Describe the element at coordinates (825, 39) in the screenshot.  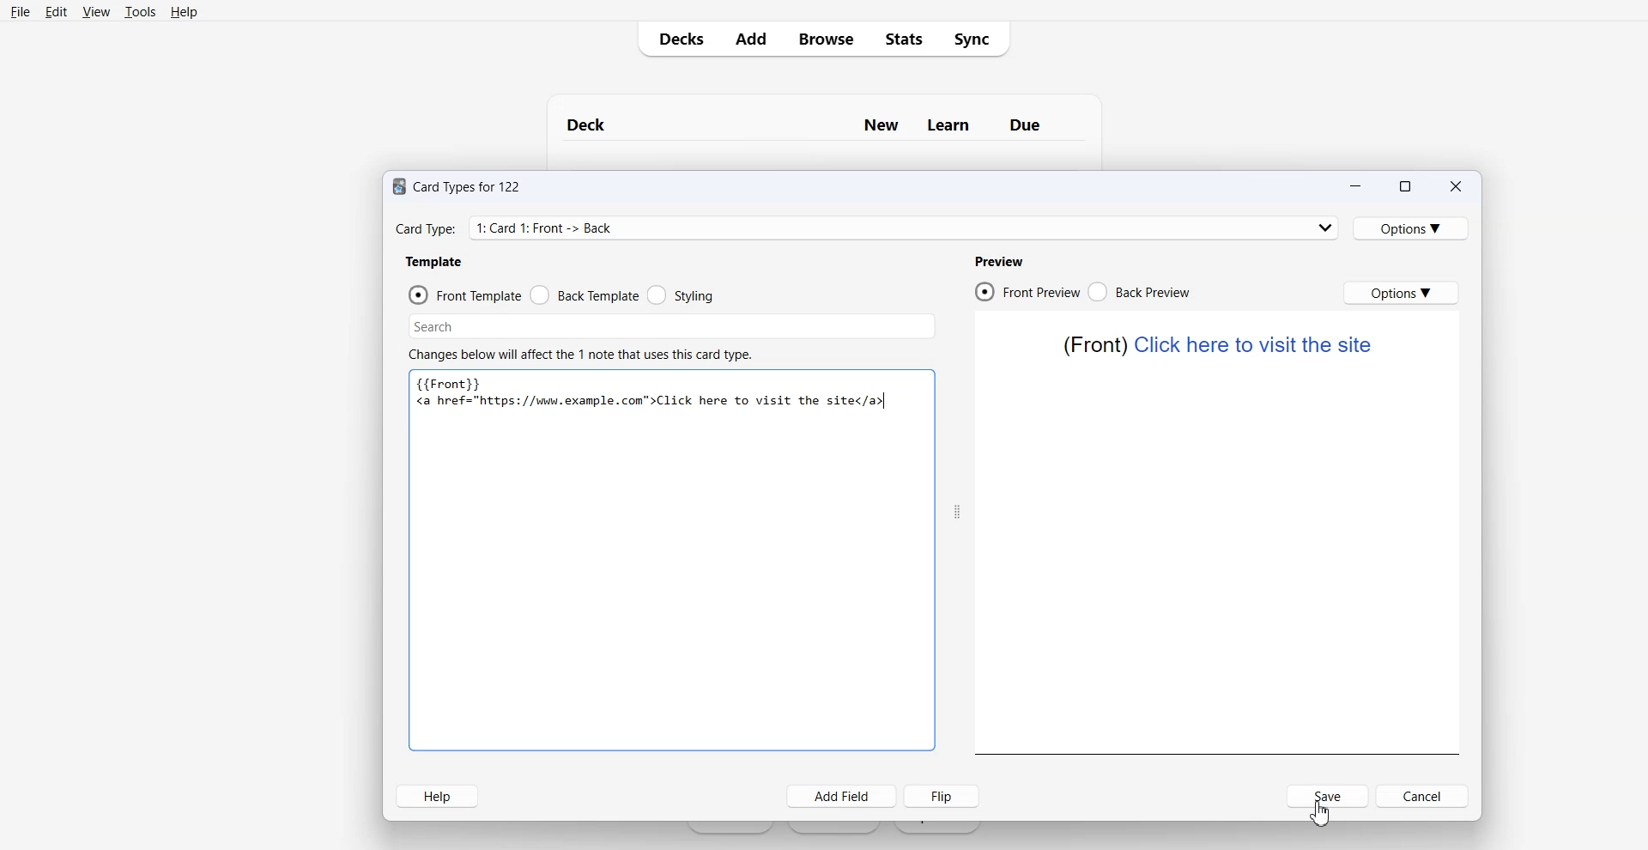
I see `Browser` at that location.